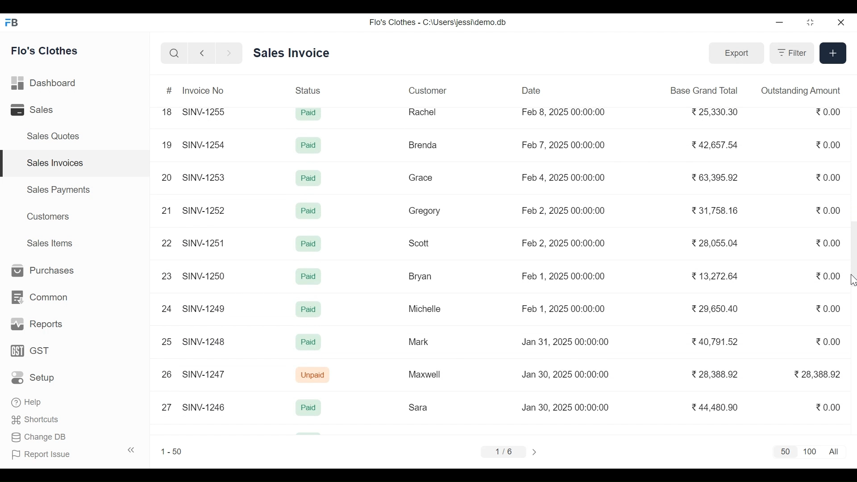 The image size is (857, 482). Describe the element at coordinates (314, 375) in the screenshot. I see `Unpaid` at that location.